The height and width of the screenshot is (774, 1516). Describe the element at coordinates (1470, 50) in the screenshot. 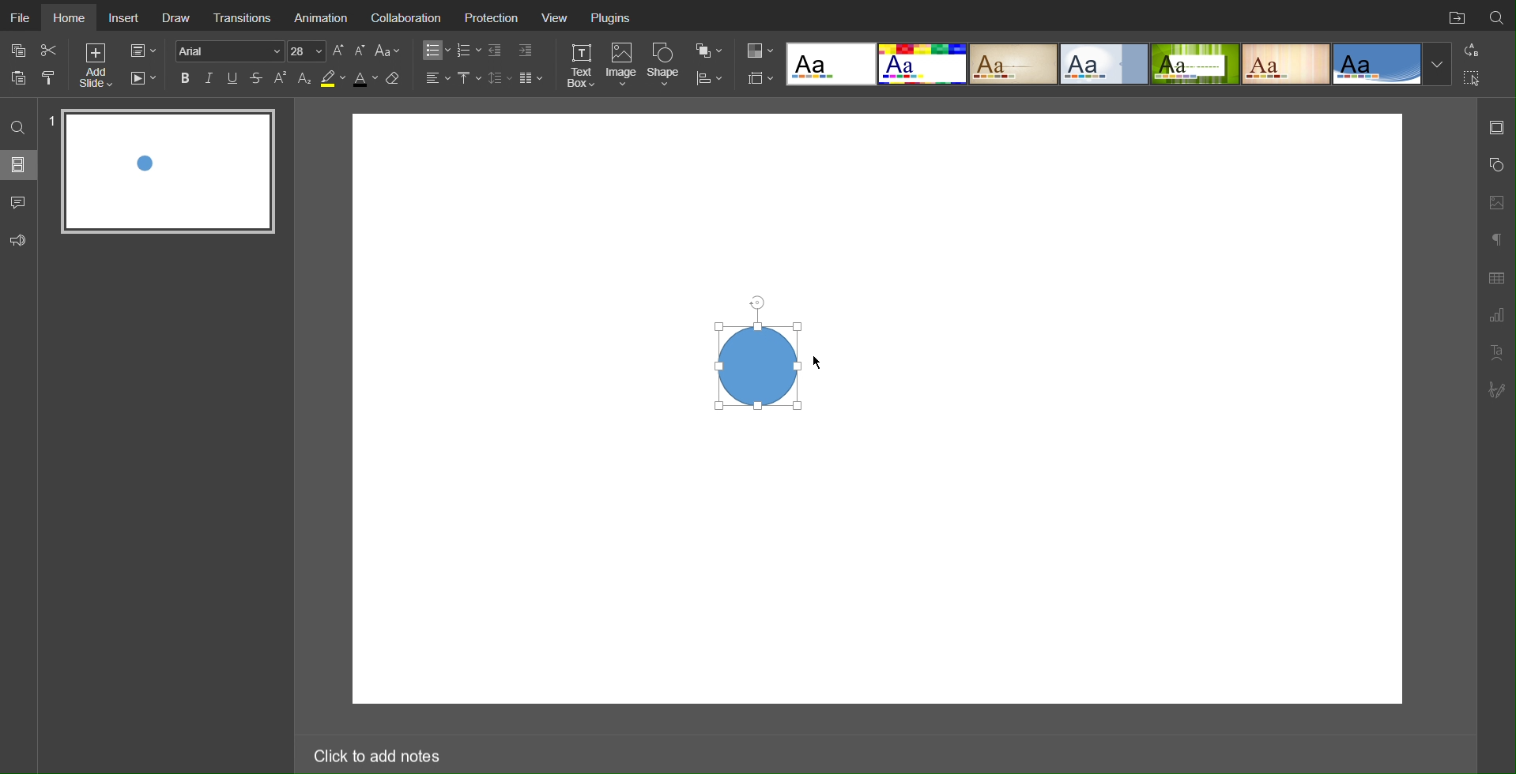

I see `Replace` at that location.